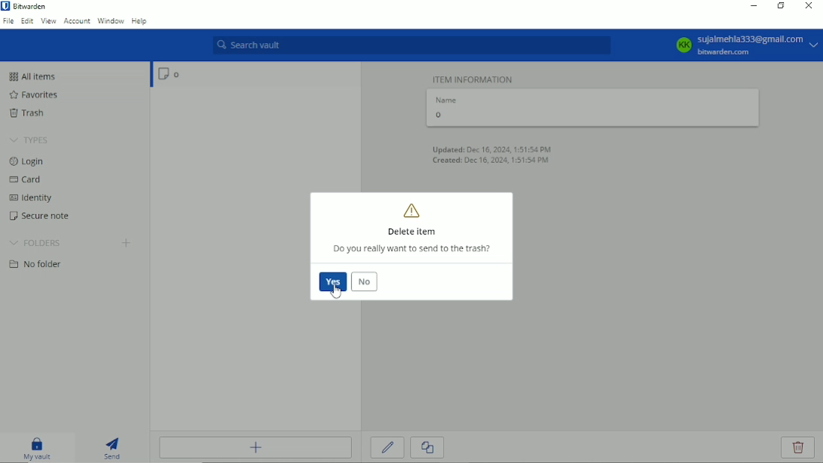 The height and width of the screenshot is (463, 823). What do you see at coordinates (492, 161) in the screenshot?
I see `Created: Dec 16, 2024, 1:51:54 PM` at bounding box center [492, 161].